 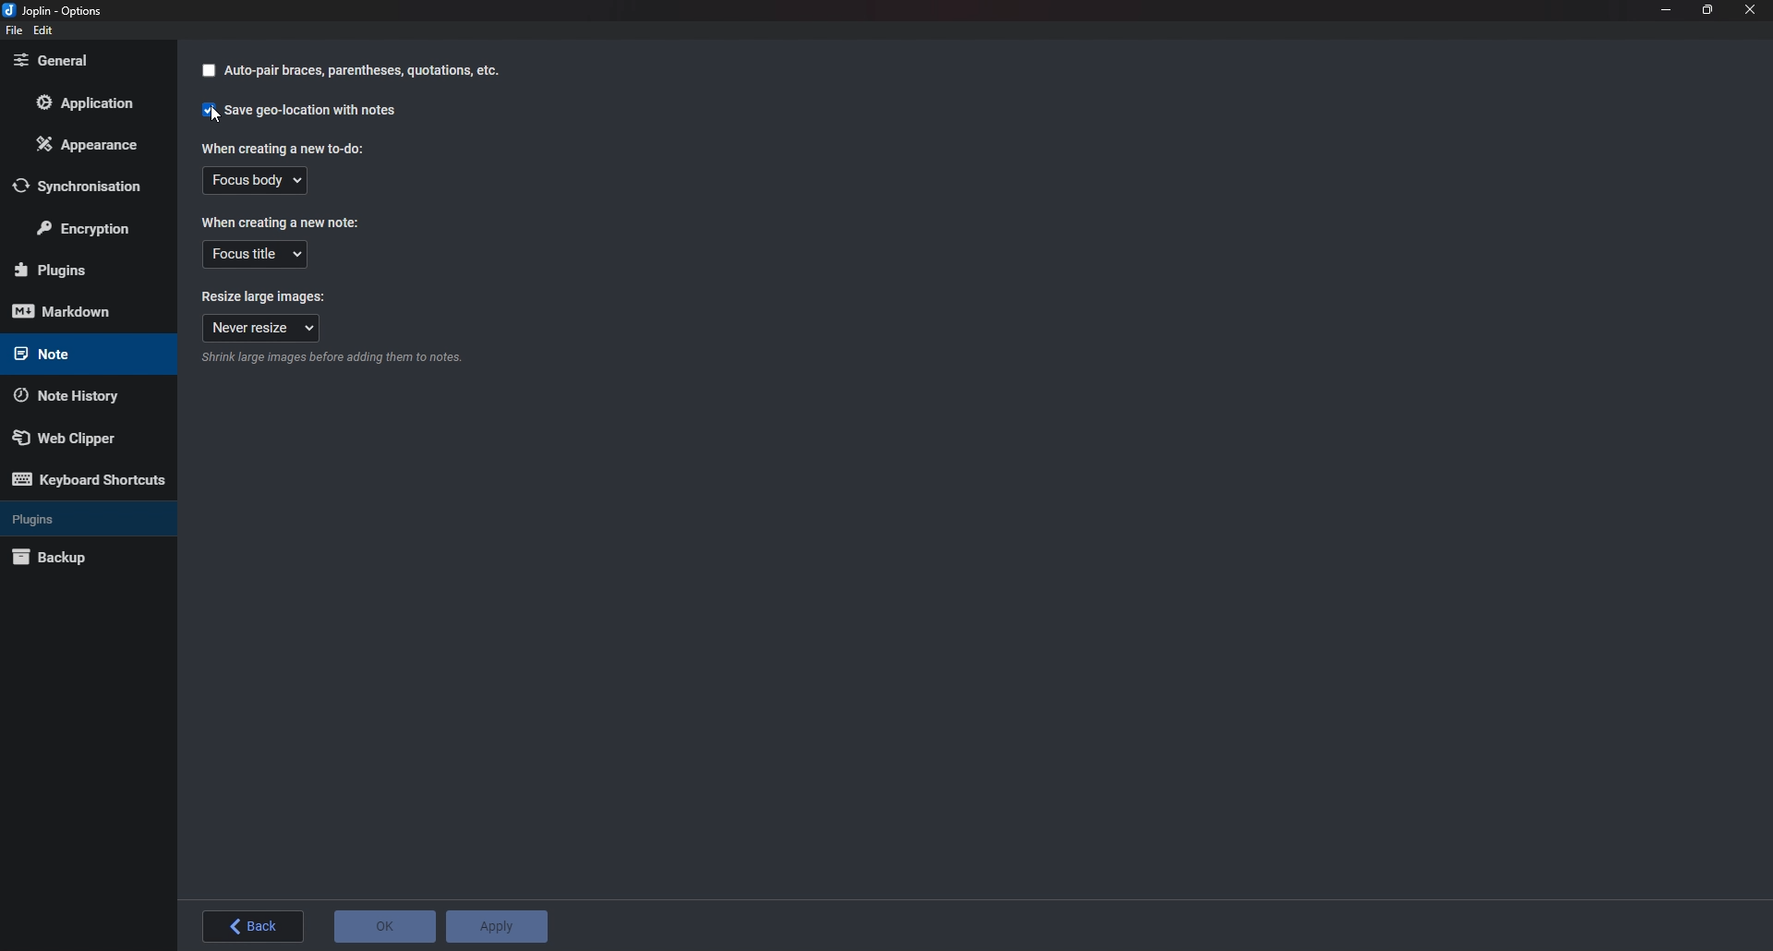 I want to click on Resize large images, so click(x=266, y=298).